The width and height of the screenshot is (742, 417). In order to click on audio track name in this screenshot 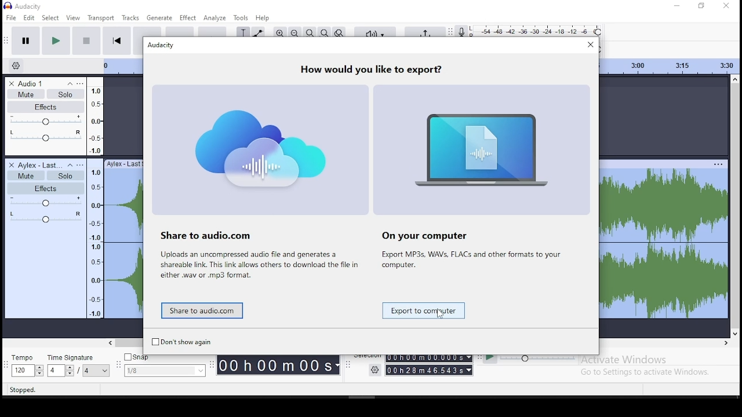, I will do `click(41, 164)`.